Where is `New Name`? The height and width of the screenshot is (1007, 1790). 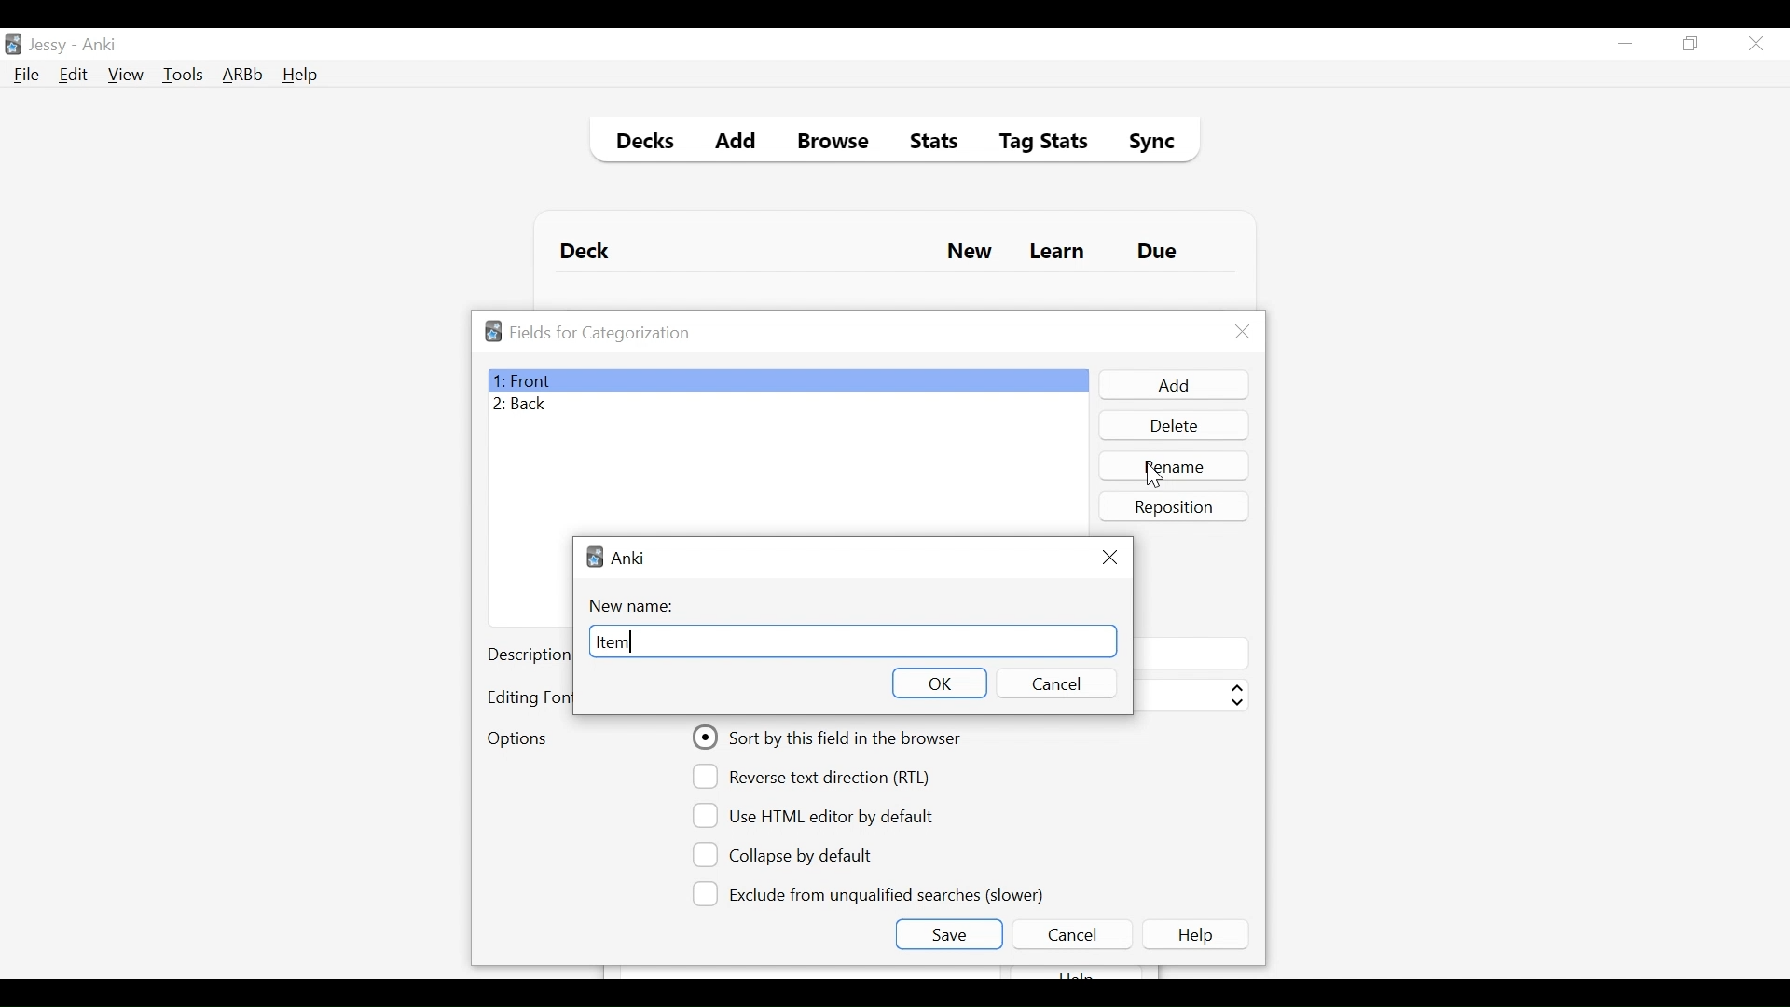 New Name is located at coordinates (637, 606).